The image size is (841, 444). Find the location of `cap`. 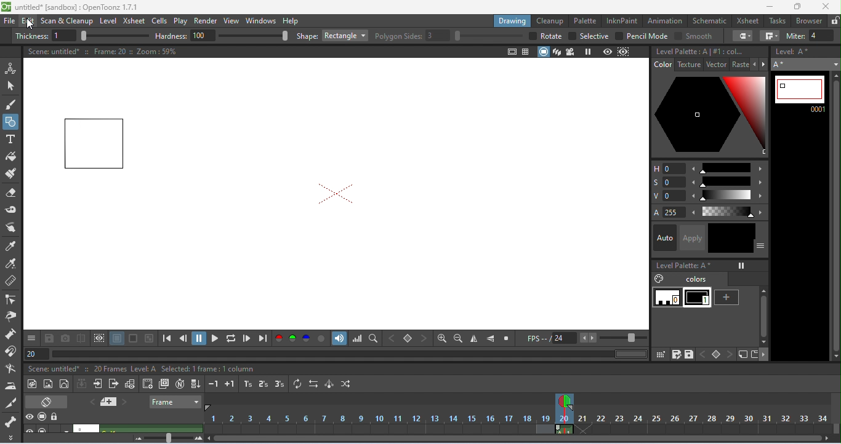

cap is located at coordinates (742, 36).